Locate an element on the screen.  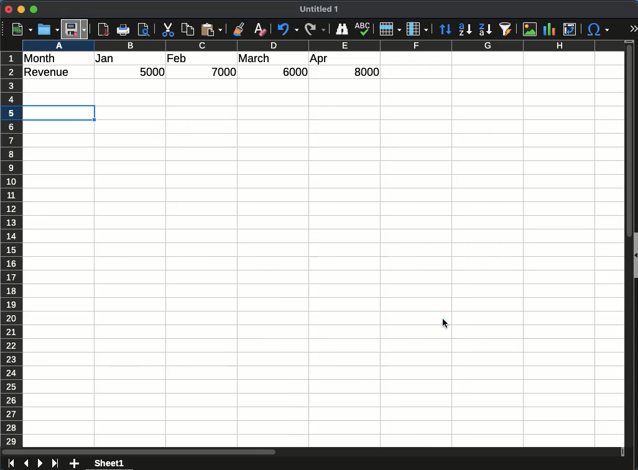
6000 is located at coordinates (292, 72).